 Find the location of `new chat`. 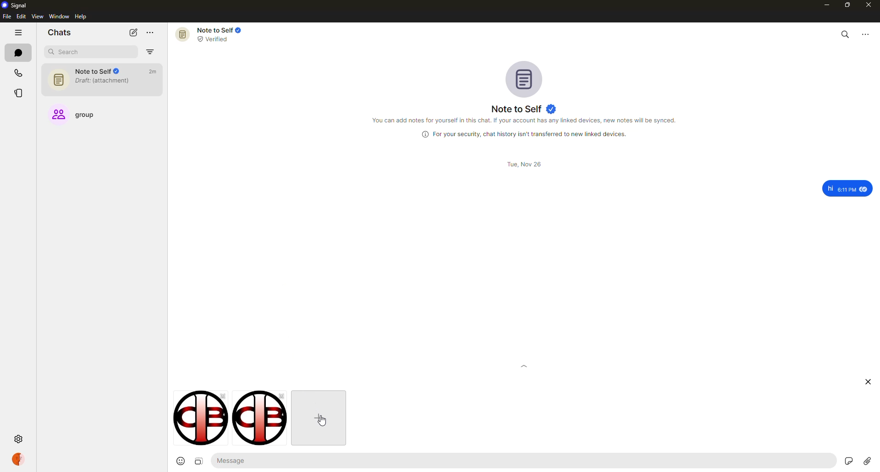

new chat is located at coordinates (132, 33).